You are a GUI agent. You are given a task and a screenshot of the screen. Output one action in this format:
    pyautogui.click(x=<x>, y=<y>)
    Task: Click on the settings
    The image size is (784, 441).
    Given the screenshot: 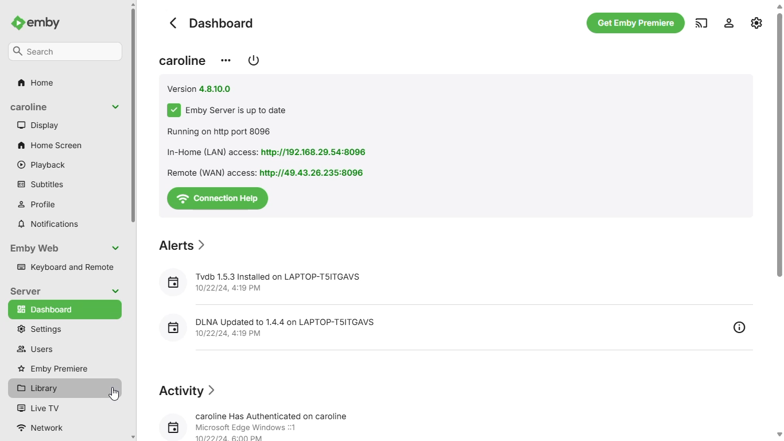 What is the action you would take?
    pyautogui.click(x=38, y=329)
    